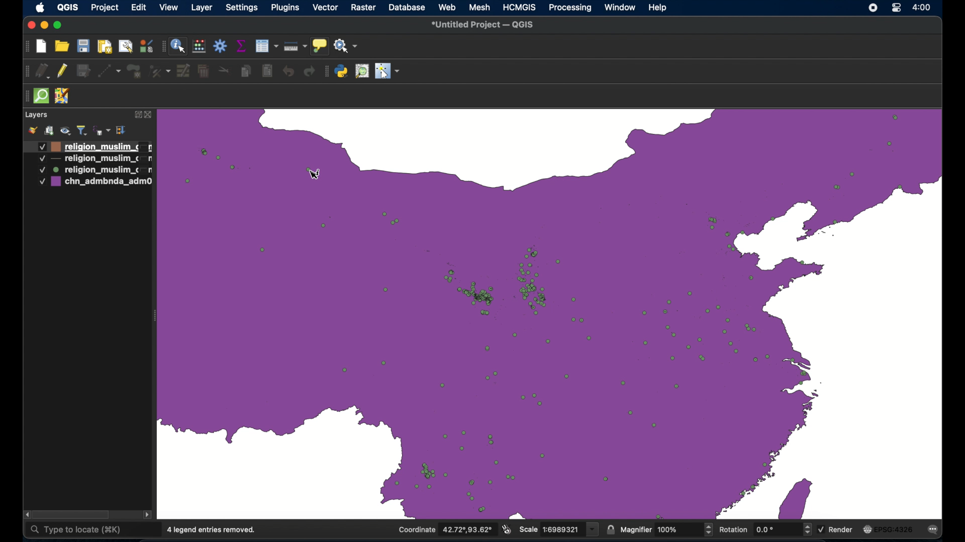  I want to click on screen recorder icon, so click(872, 9).